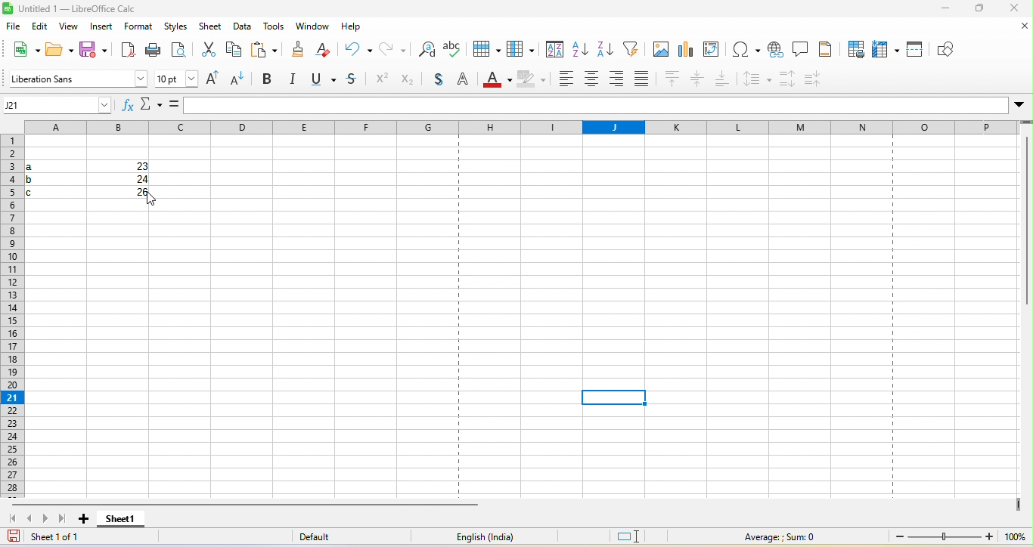 The image size is (1033, 547). I want to click on sheet 1 of 1, so click(71, 538).